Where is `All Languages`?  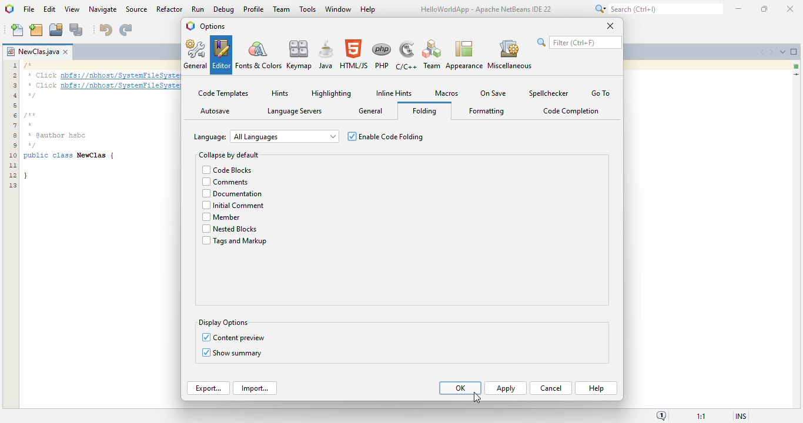
All Languages is located at coordinates (285, 136).